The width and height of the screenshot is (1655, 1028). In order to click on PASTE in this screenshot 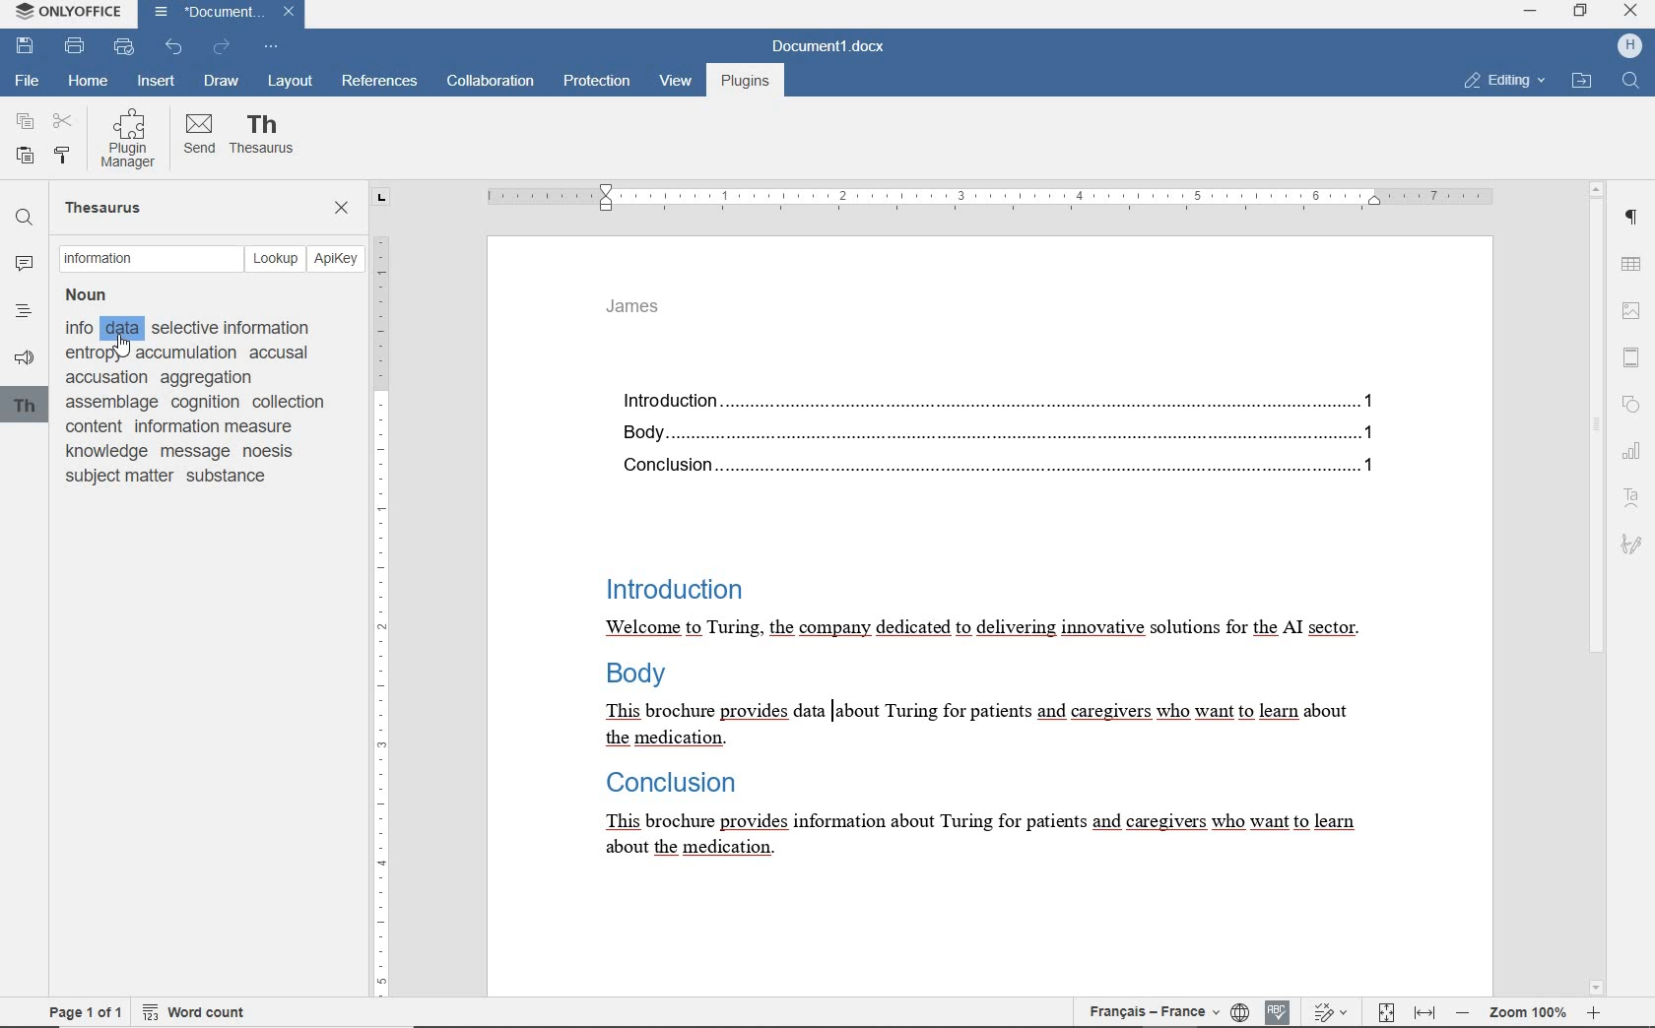, I will do `click(25, 157)`.